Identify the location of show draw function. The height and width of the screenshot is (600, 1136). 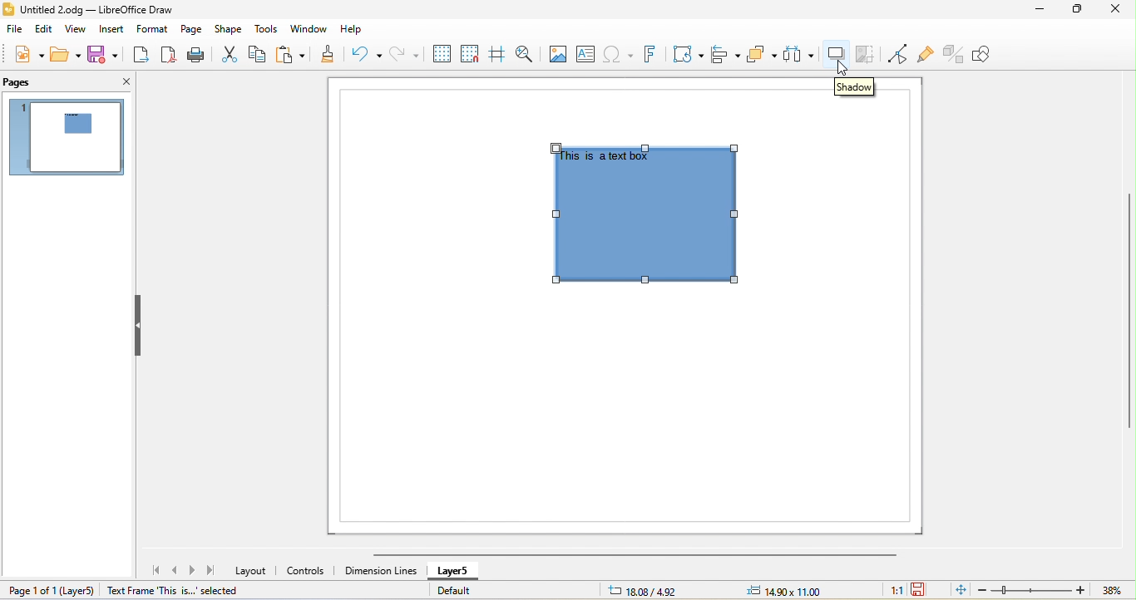
(990, 55).